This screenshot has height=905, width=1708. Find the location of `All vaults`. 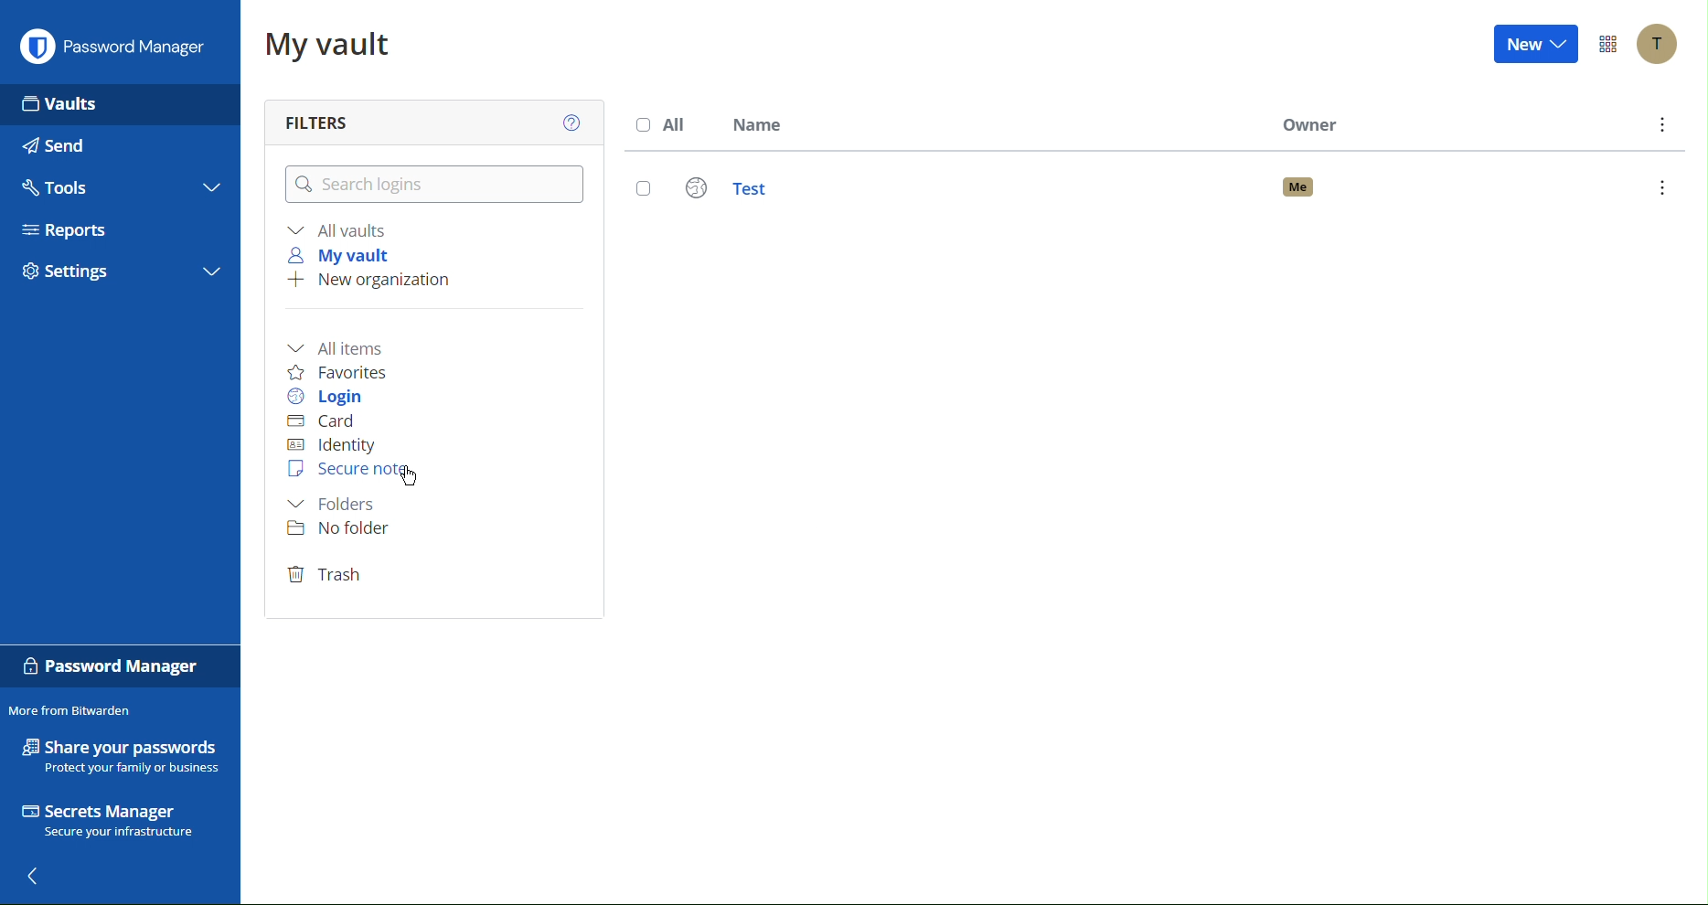

All vaults is located at coordinates (337, 229).